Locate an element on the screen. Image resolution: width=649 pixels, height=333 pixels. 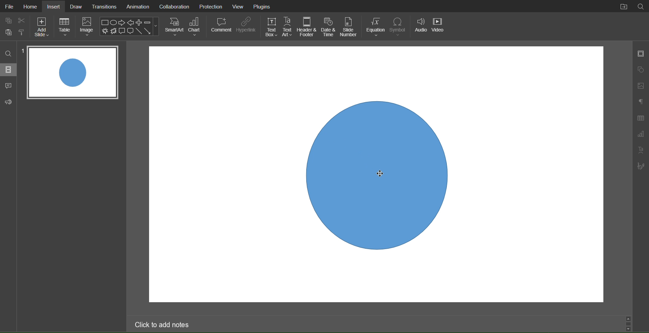
Click to add notes is located at coordinates (163, 324).